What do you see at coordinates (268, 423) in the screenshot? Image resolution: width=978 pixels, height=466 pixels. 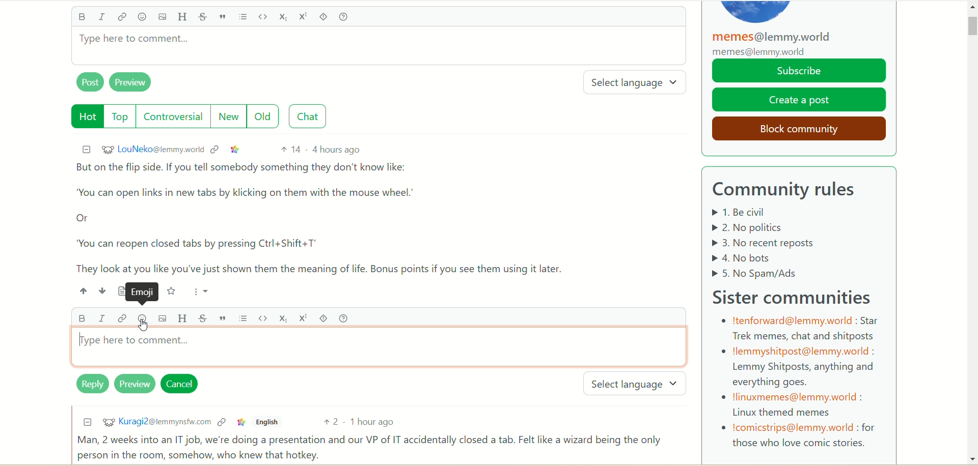 I see `english` at bounding box center [268, 423].